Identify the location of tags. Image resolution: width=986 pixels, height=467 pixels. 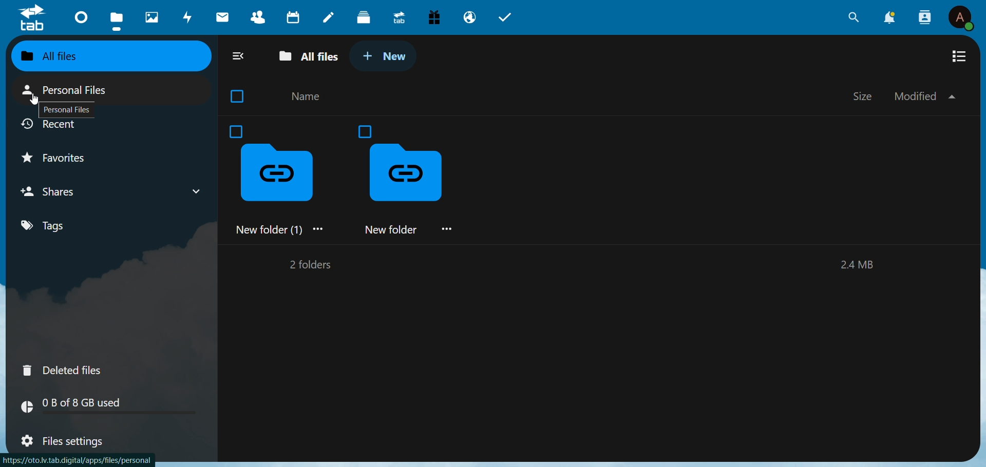
(46, 226).